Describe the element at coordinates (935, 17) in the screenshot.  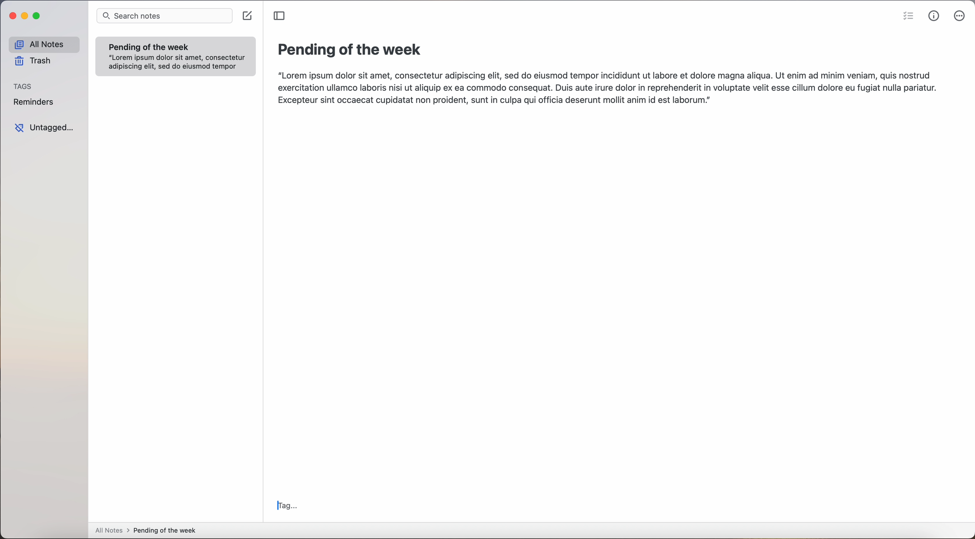
I see `metrics` at that location.